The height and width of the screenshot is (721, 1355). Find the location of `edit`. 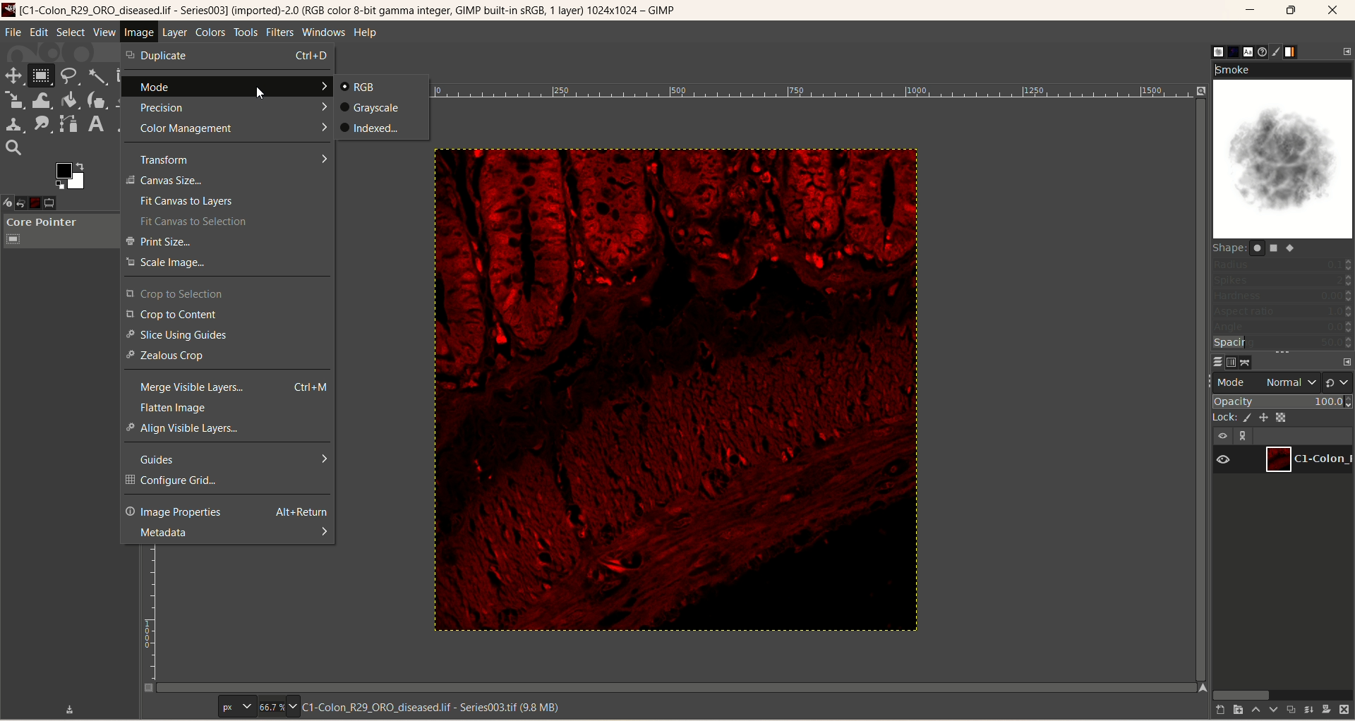

edit is located at coordinates (40, 32).